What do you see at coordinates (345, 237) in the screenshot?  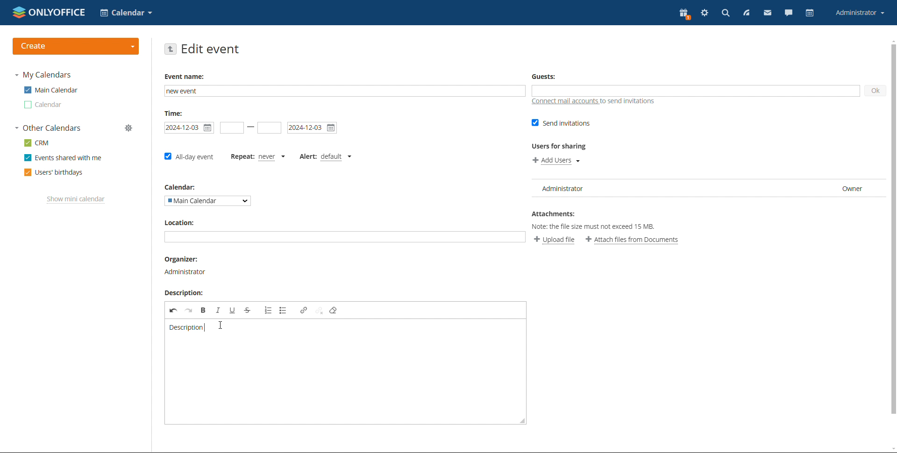 I see `add location` at bounding box center [345, 237].